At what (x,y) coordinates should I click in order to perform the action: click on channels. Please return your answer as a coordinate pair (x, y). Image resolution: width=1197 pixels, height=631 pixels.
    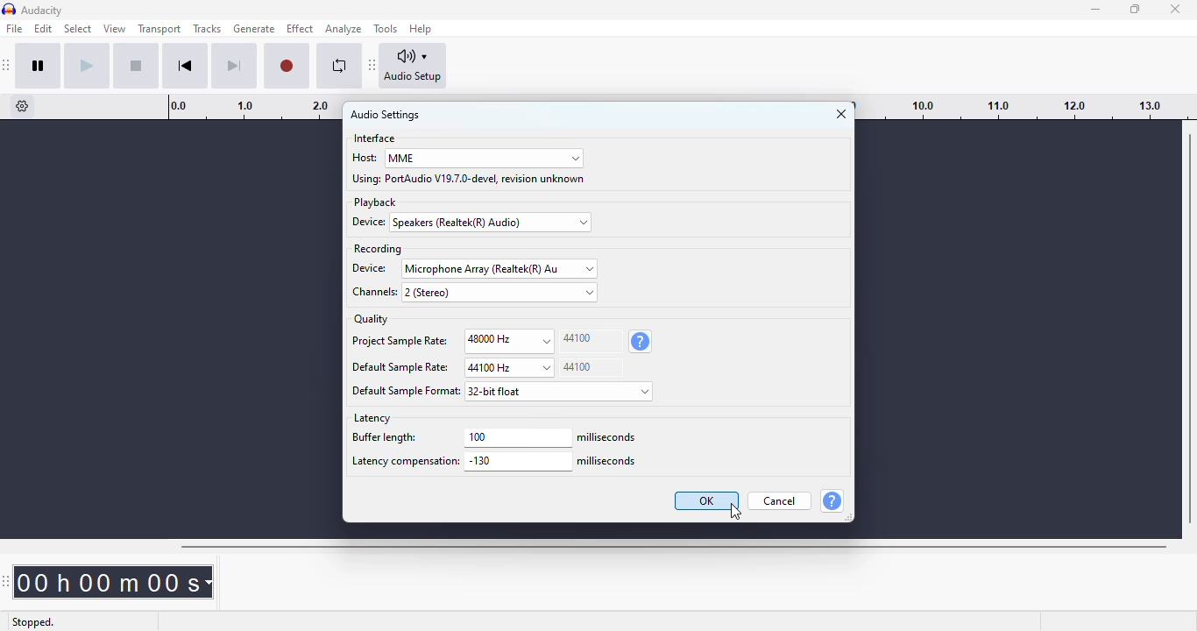
    Looking at the image, I should click on (372, 293).